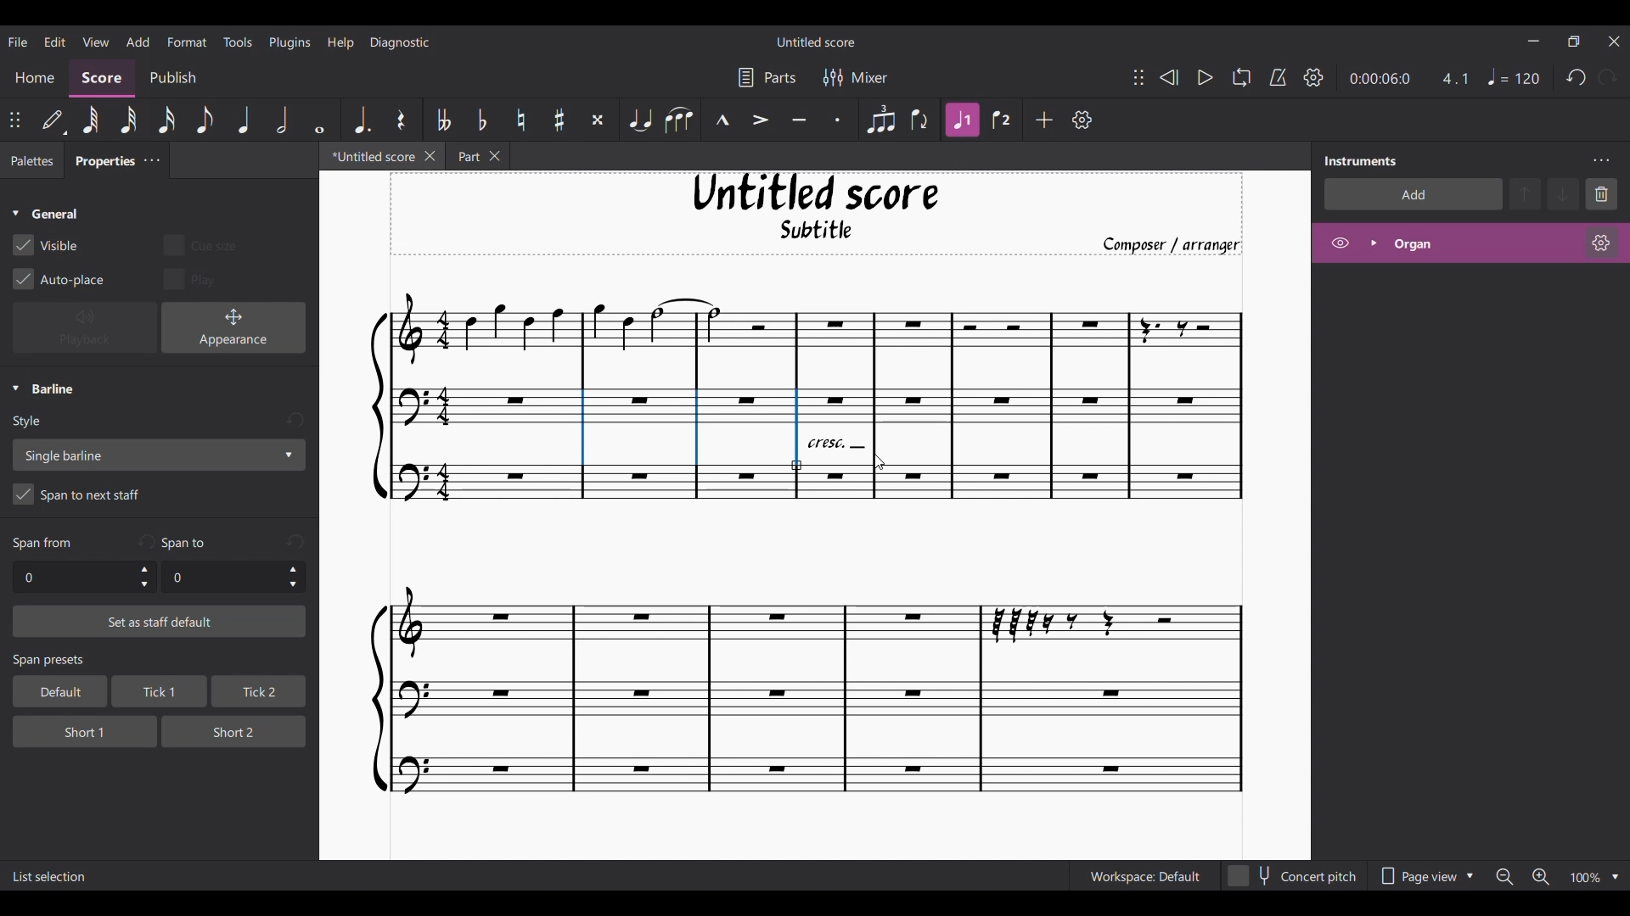 This screenshot has width=1630, height=916. I want to click on short 2, so click(226, 730).